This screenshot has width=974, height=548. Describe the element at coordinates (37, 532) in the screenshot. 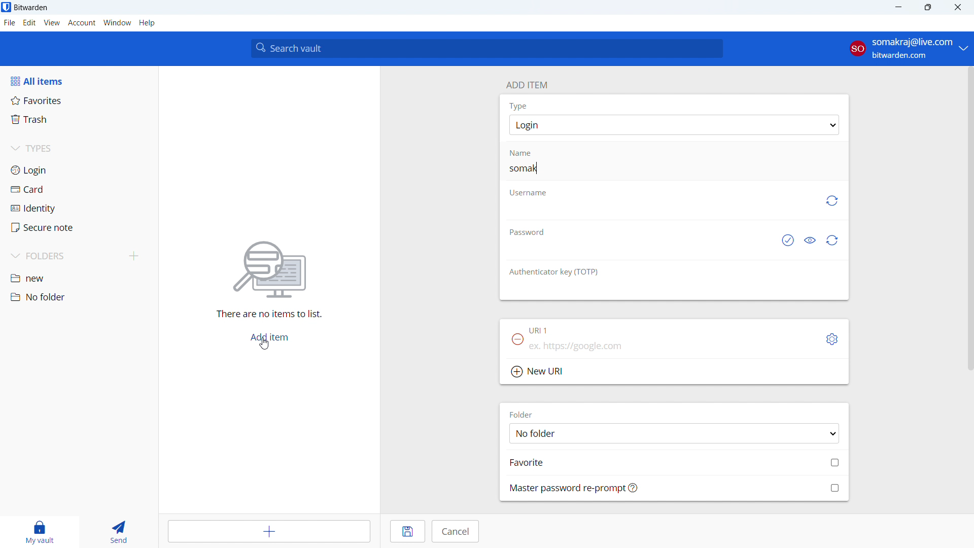

I see `my vault` at that location.